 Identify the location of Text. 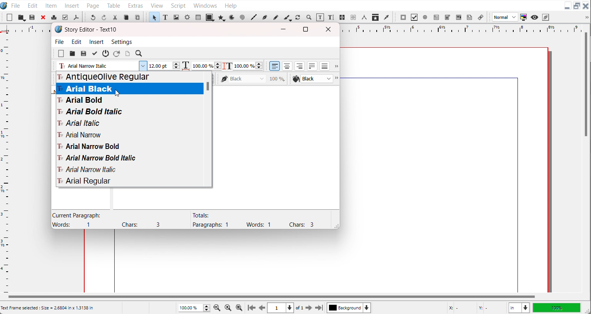
(253, 220).